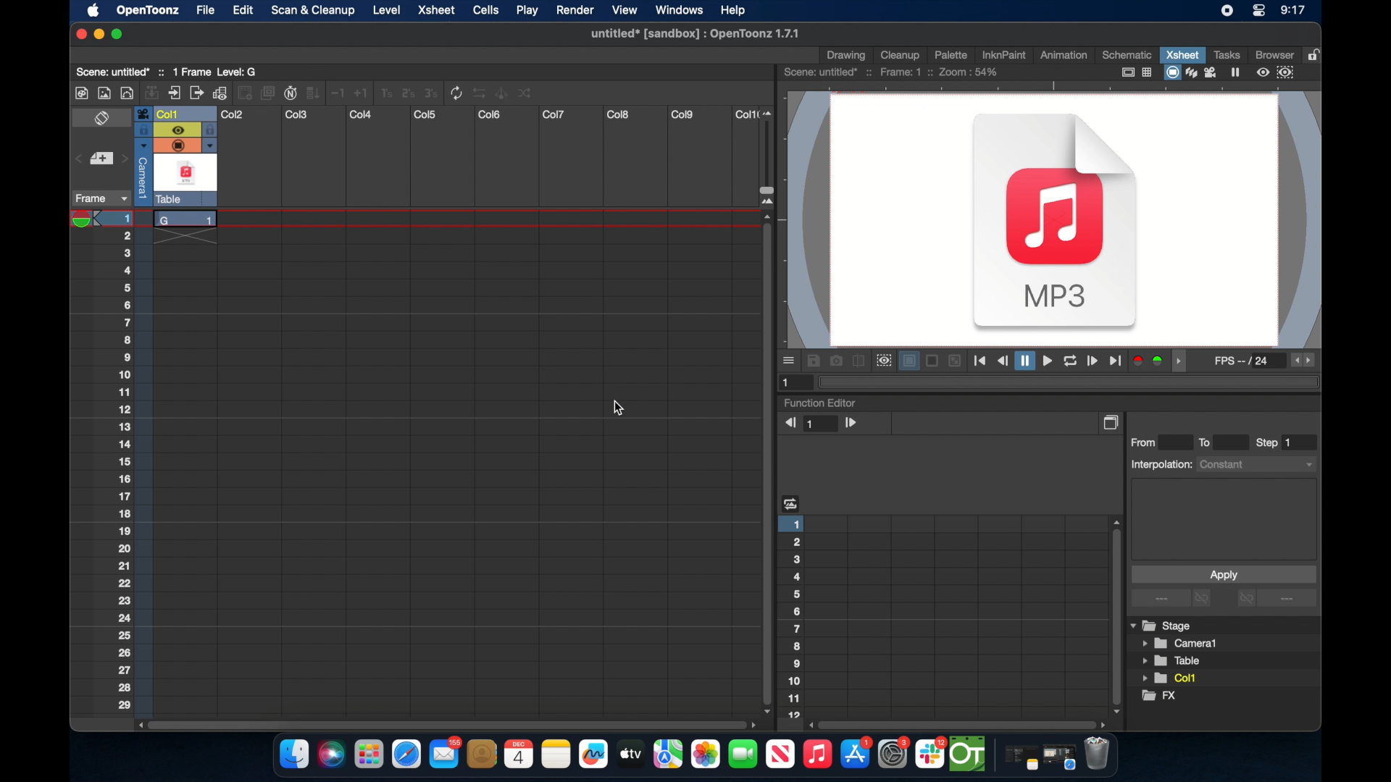  I want to click on frame, so click(99, 198).